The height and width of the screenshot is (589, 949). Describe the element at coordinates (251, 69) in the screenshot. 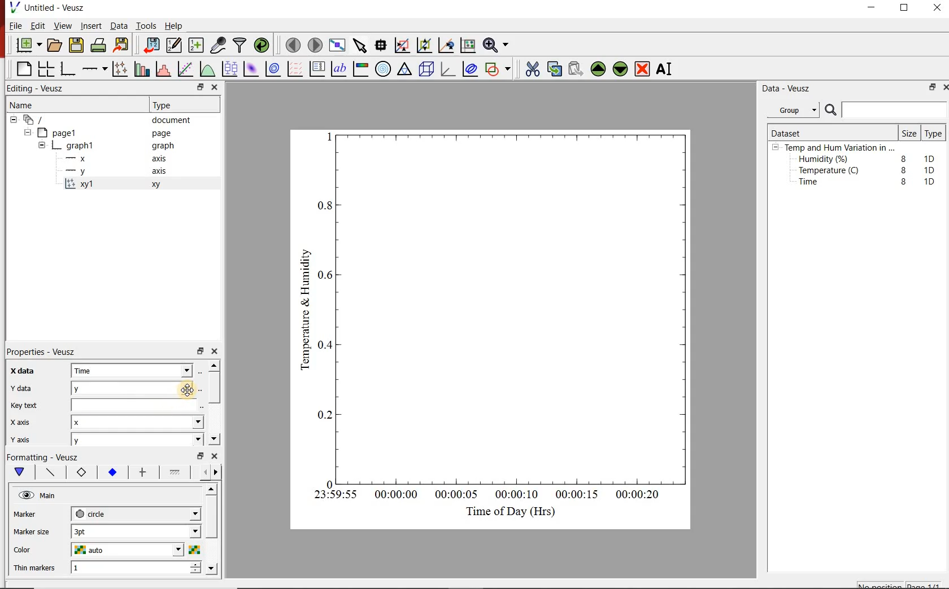

I see `plot a 2d dataset as an image` at that location.